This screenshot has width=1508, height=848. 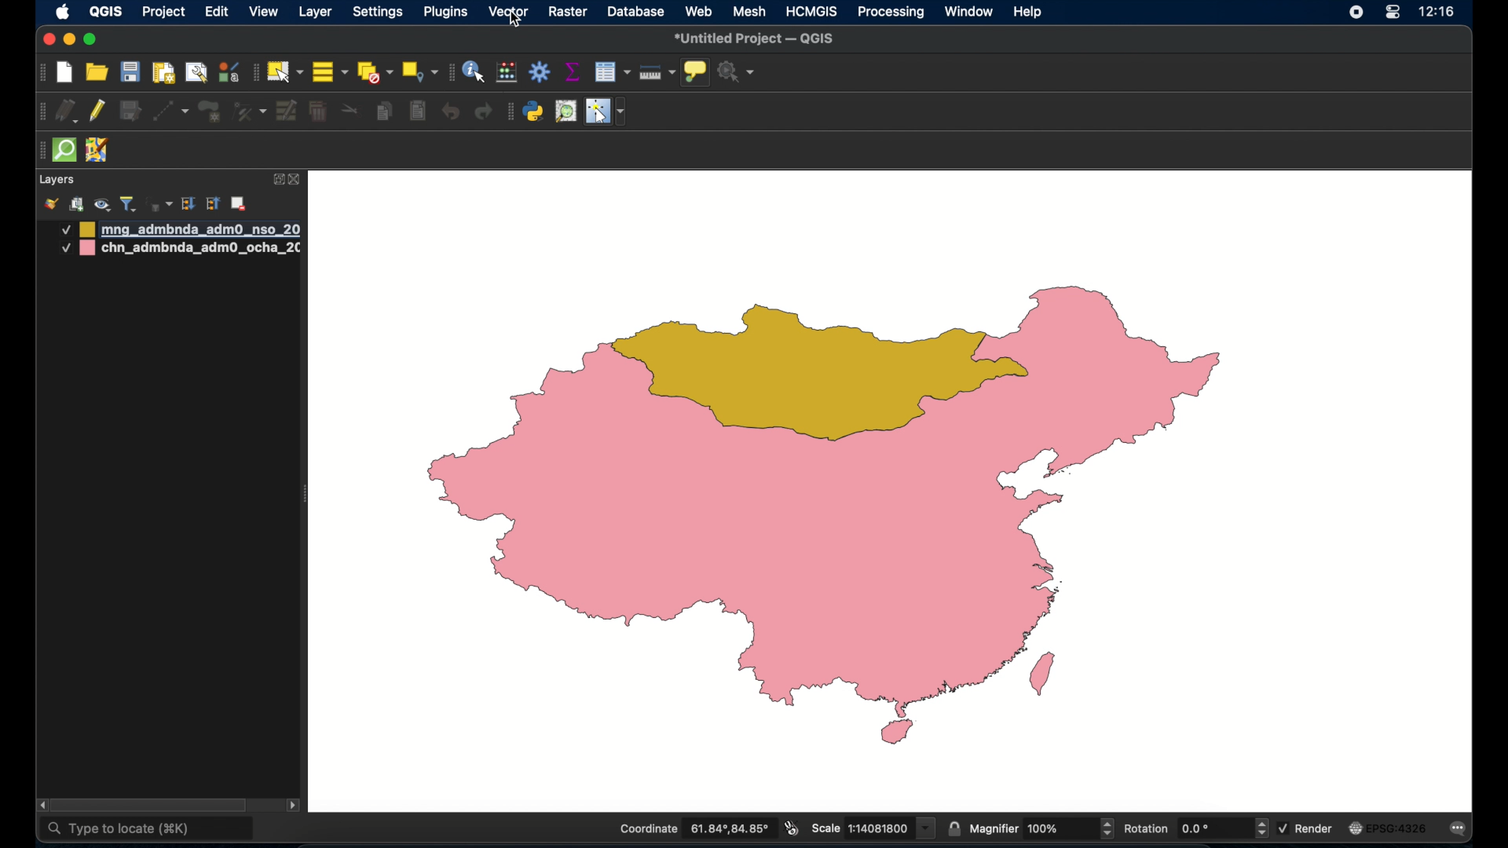 I want to click on style manager, so click(x=228, y=71).